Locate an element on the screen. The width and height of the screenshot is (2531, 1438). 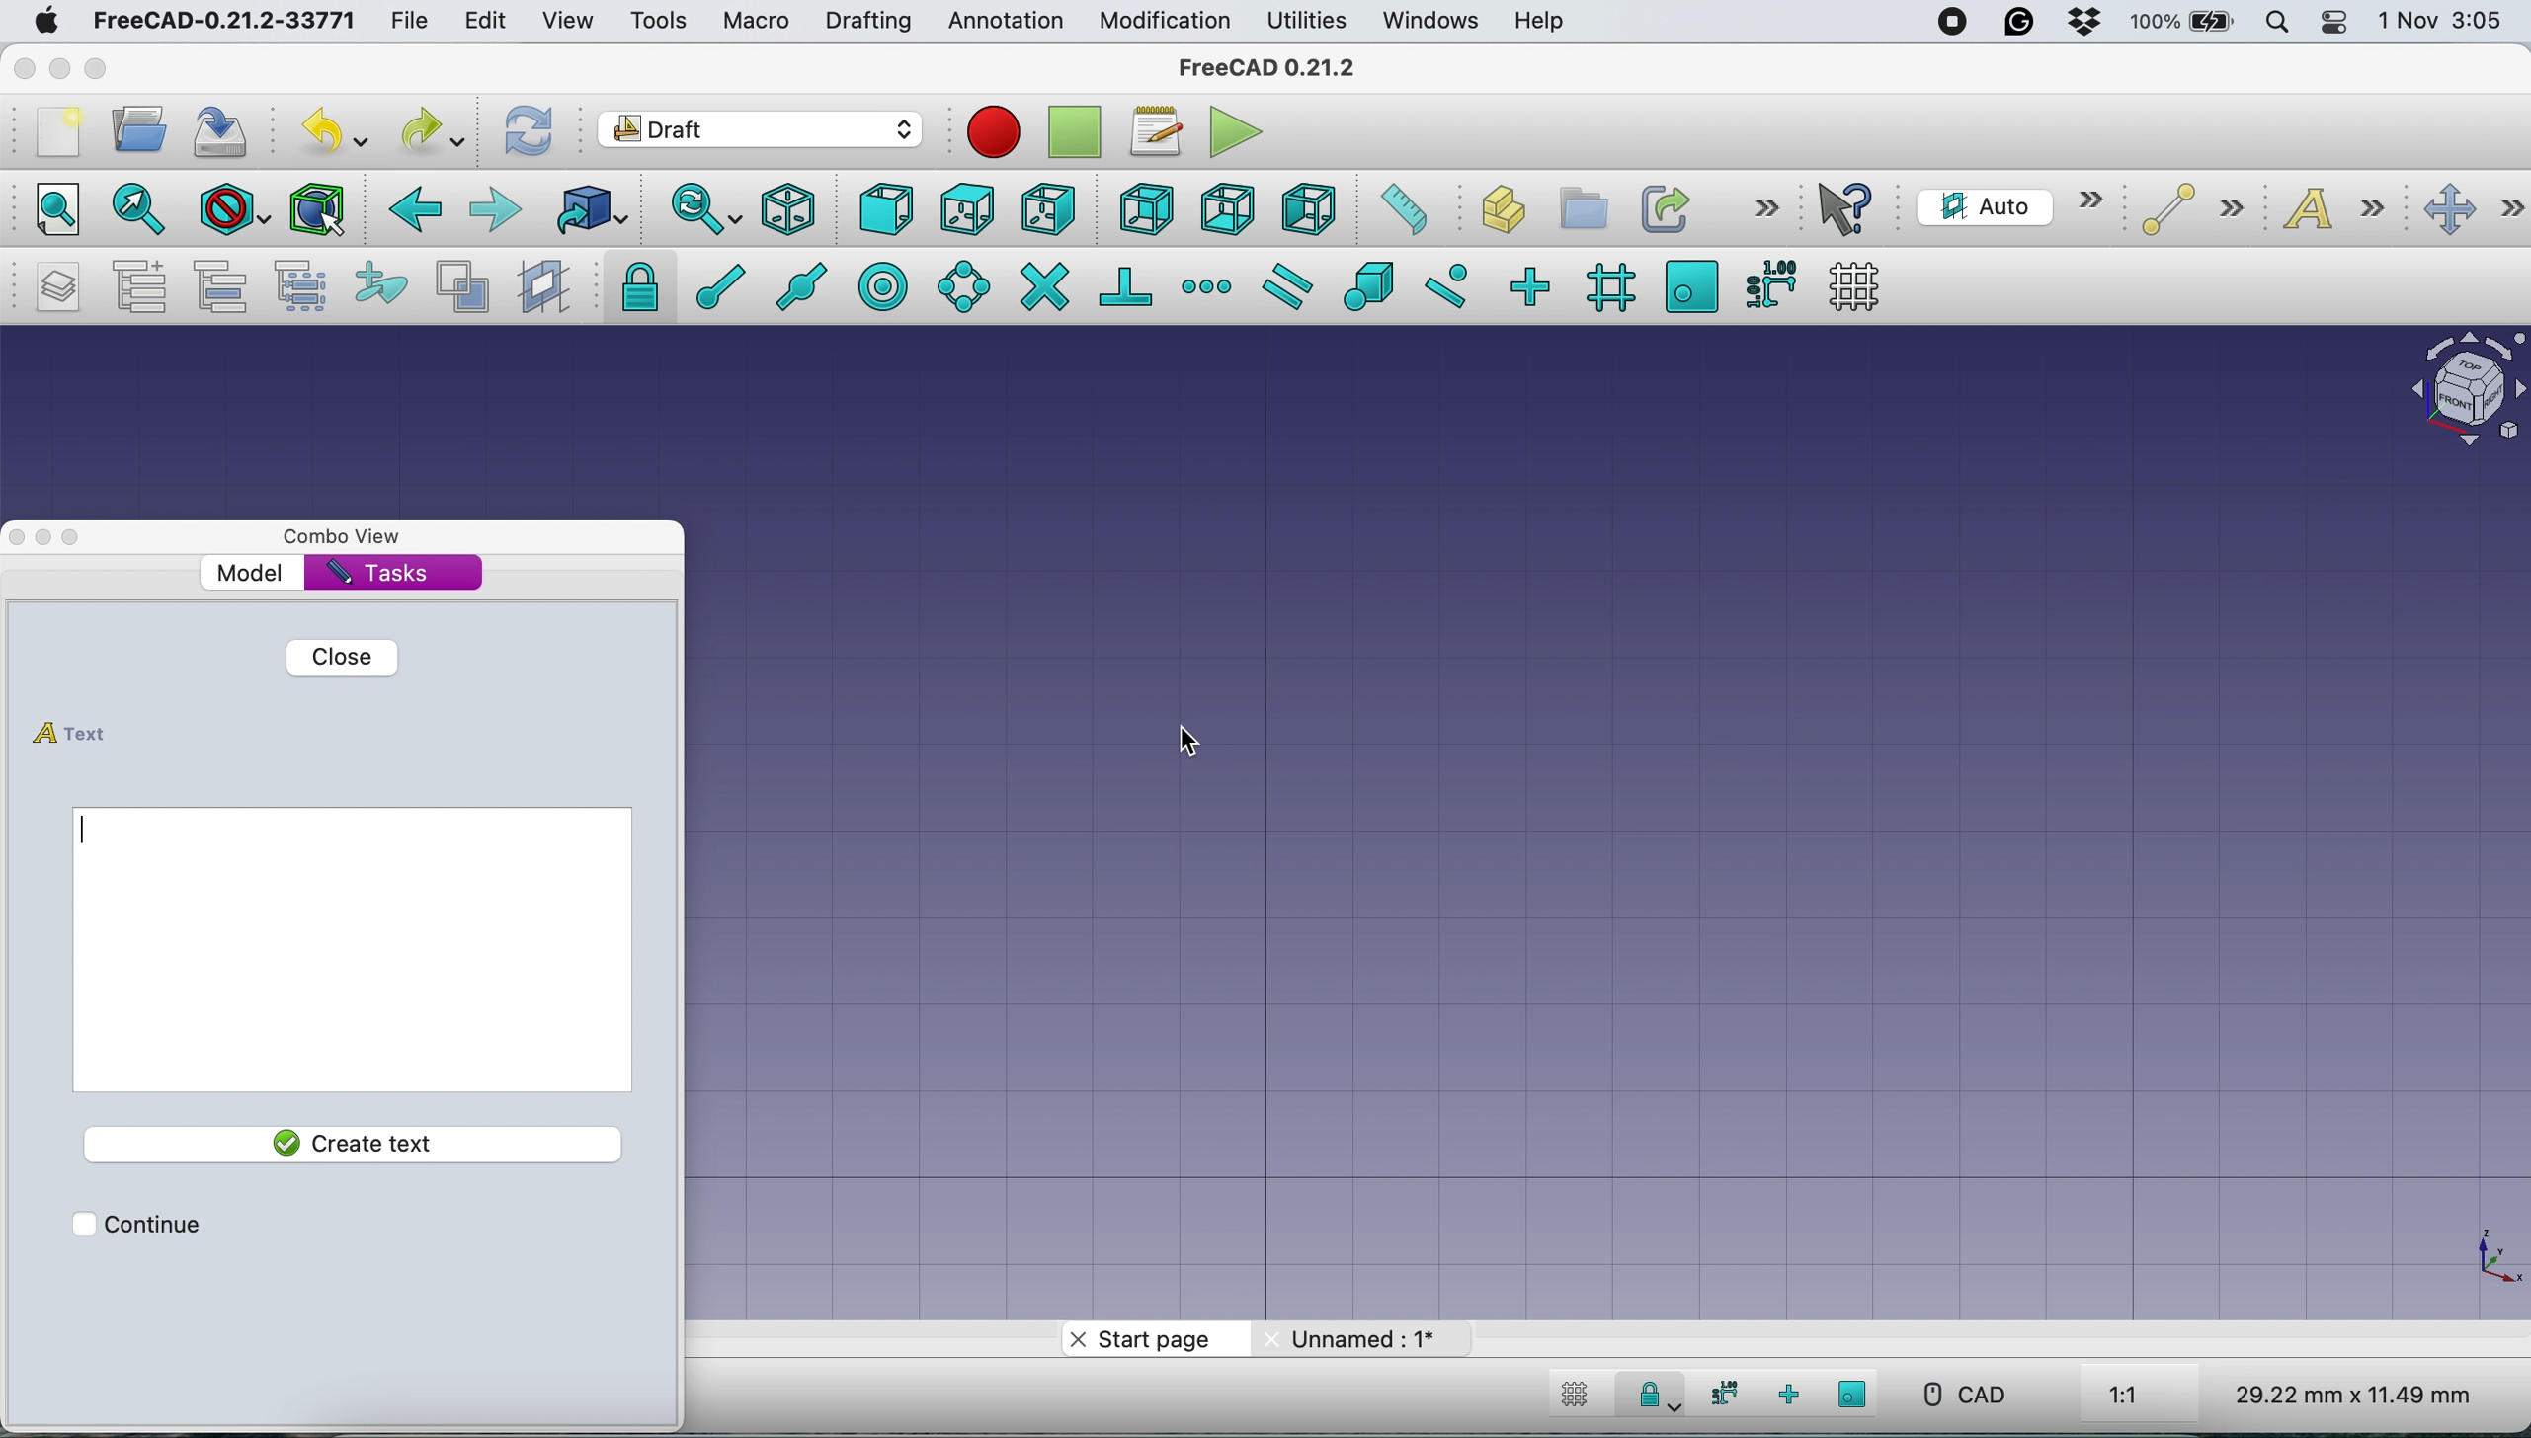
top is located at coordinates (967, 207).